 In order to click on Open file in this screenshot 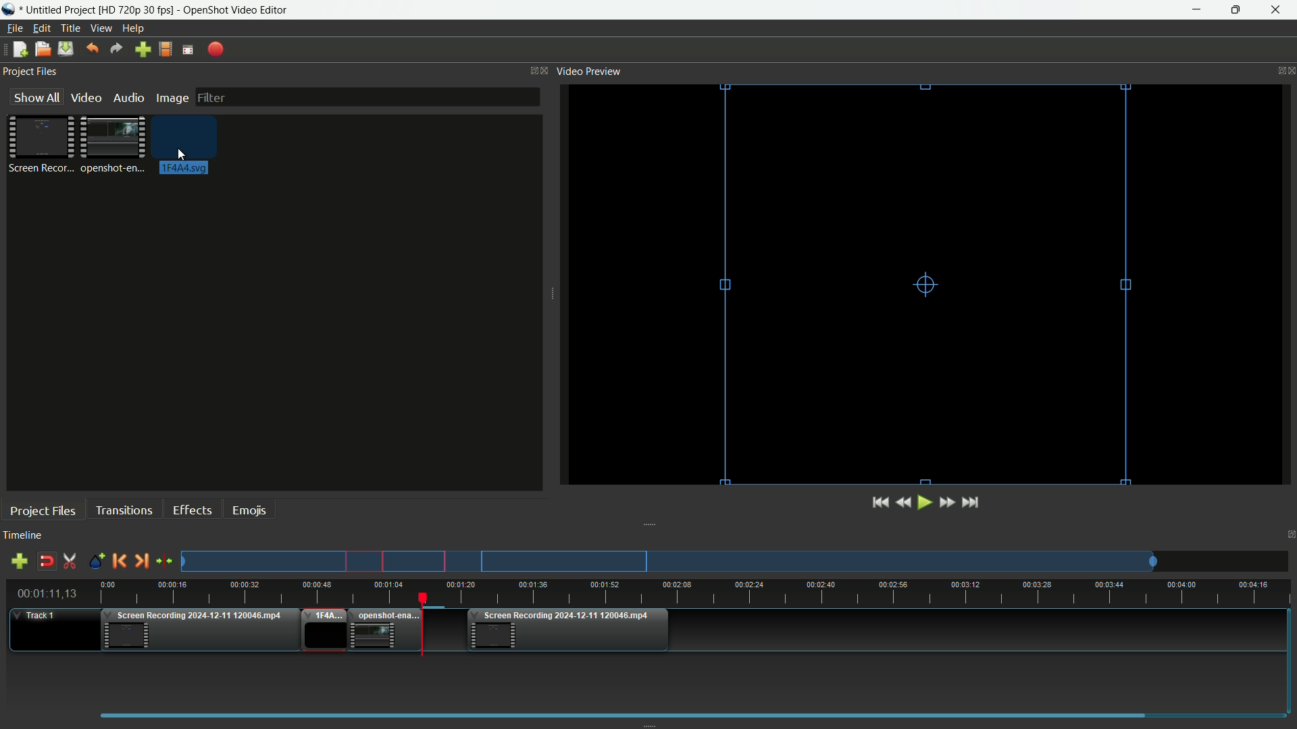, I will do `click(42, 51)`.